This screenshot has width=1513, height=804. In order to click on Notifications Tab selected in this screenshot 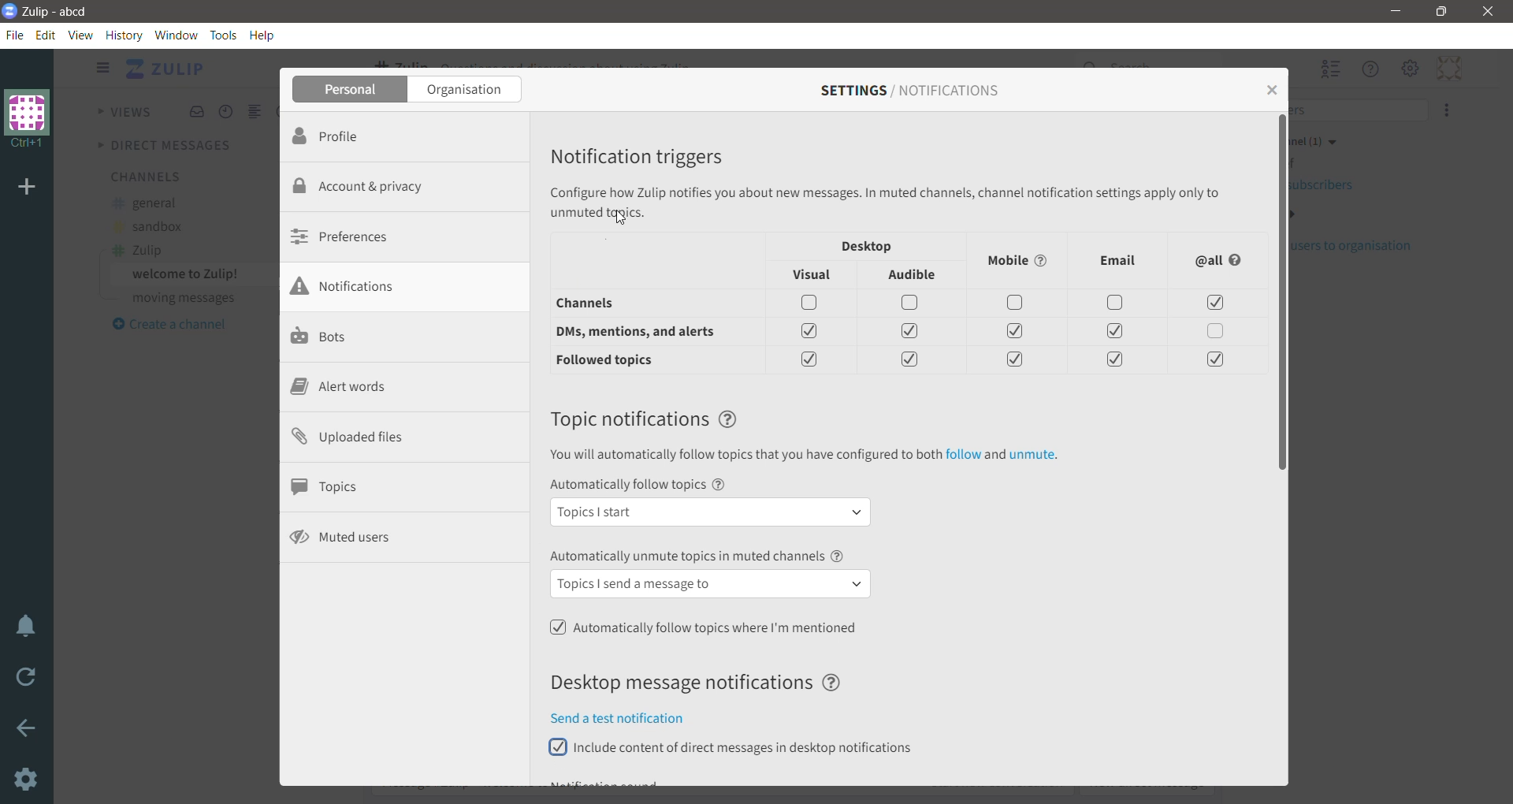, I will do `click(406, 287)`.